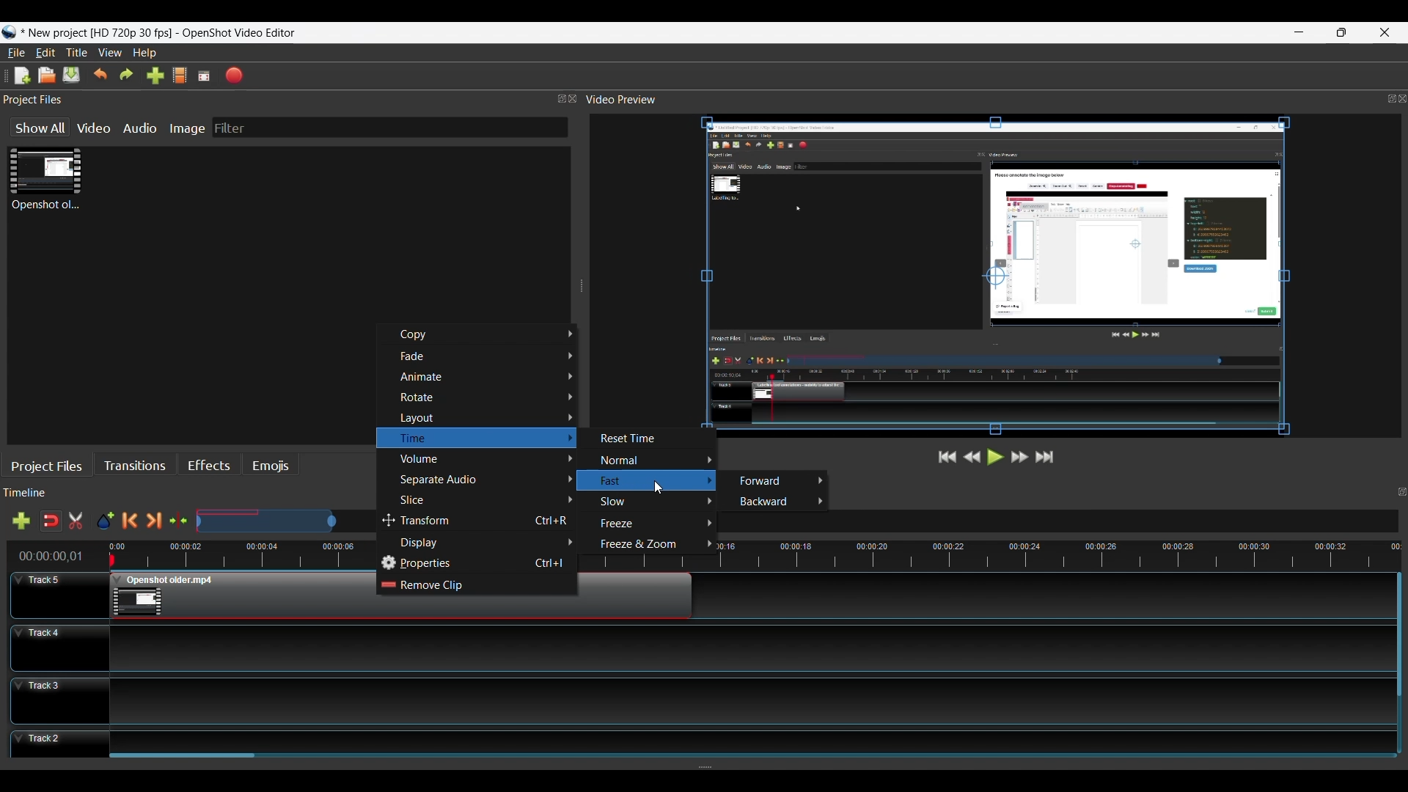 The width and height of the screenshot is (1408, 792). Describe the element at coordinates (133, 466) in the screenshot. I see `Transitions` at that location.